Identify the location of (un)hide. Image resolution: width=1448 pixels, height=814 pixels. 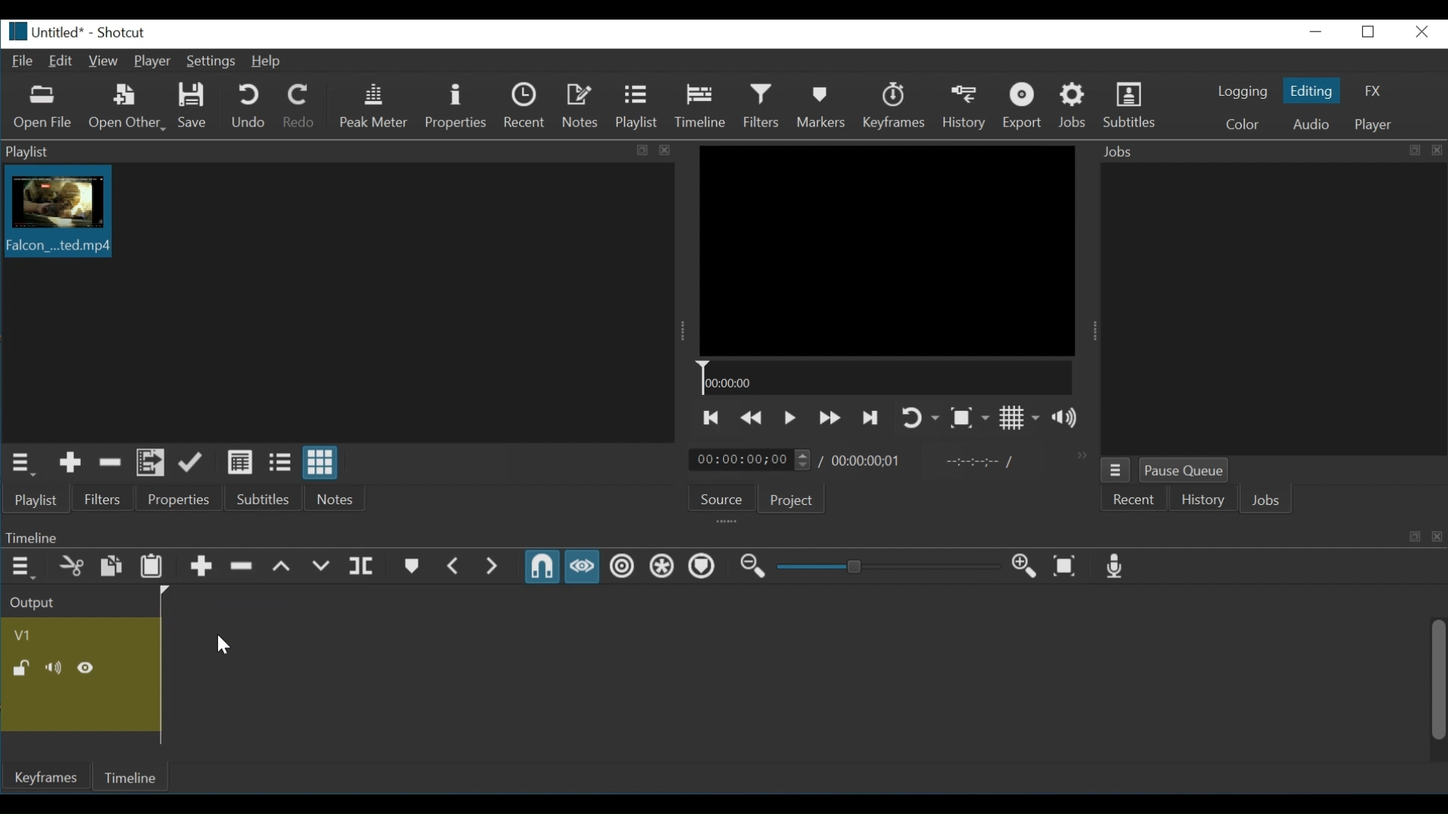
(87, 667).